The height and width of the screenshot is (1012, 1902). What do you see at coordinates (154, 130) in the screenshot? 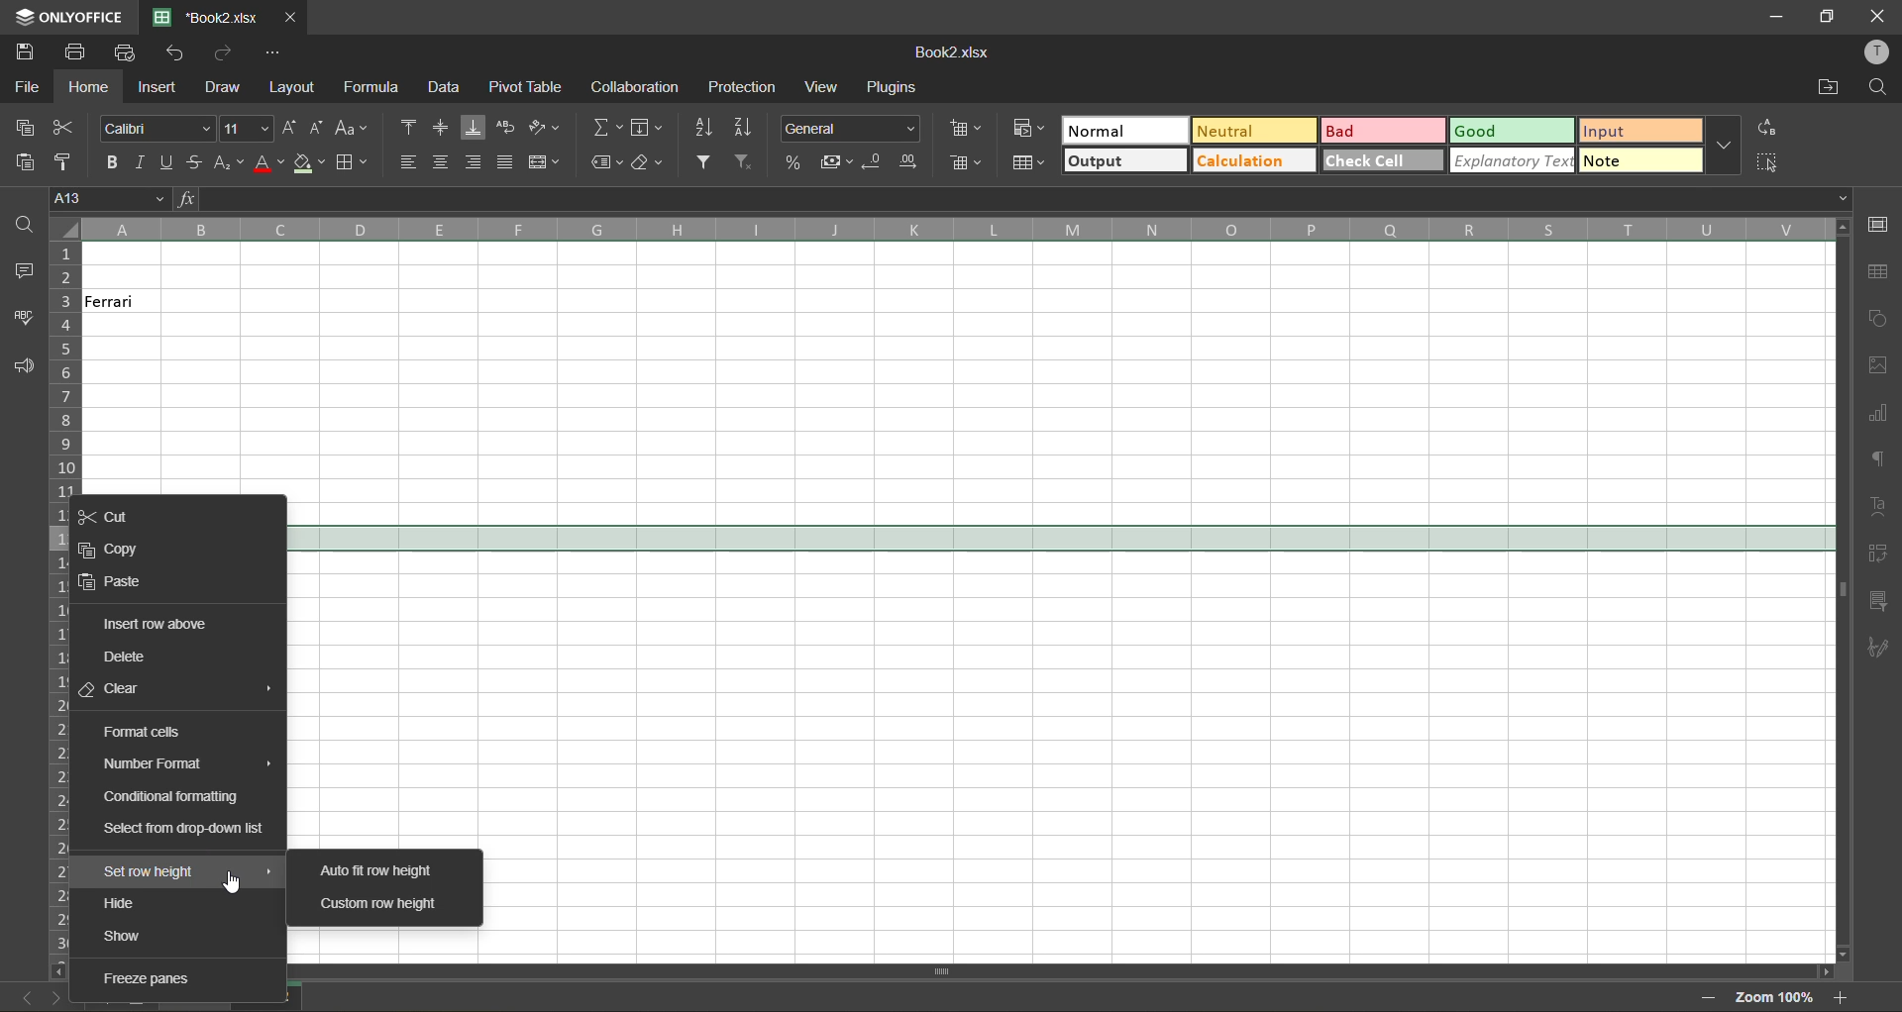
I see `font style` at bounding box center [154, 130].